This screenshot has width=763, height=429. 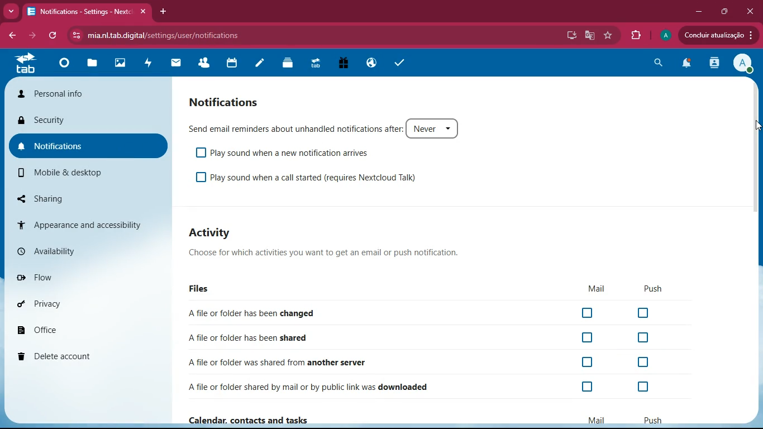 I want to click on desktop, so click(x=569, y=35).